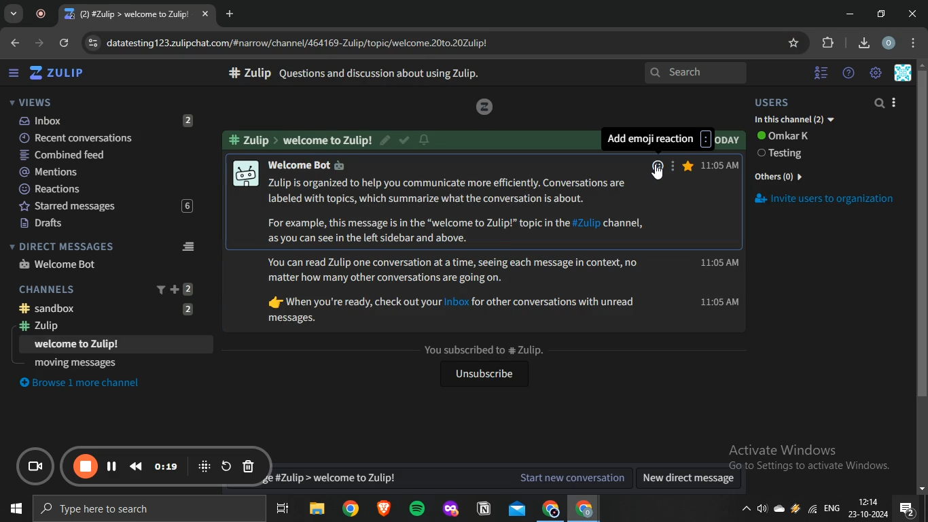 The width and height of the screenshot is (928, 522). I want to click on show hidden icons, so click(745, 512).